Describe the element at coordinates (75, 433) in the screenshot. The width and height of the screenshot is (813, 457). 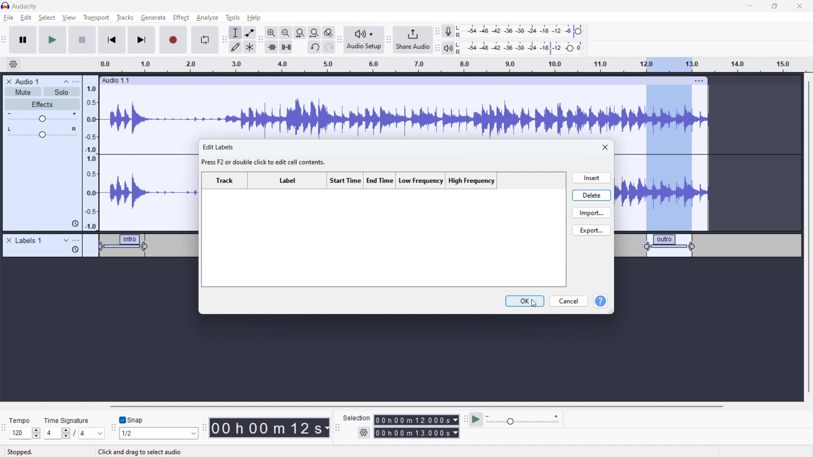
I see `set time signature` at that location.